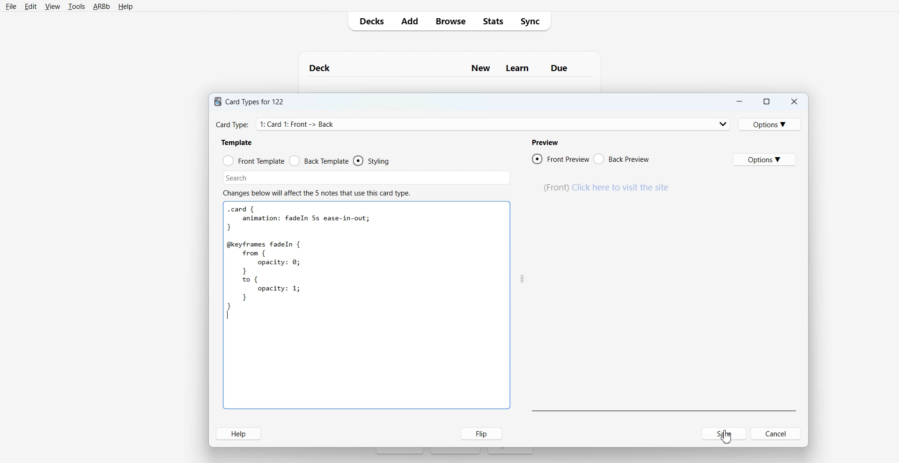 The image size is (899, 463). Describe the element at coordinates (766, 101) in the screenshot. I see `Maximize` at that location.